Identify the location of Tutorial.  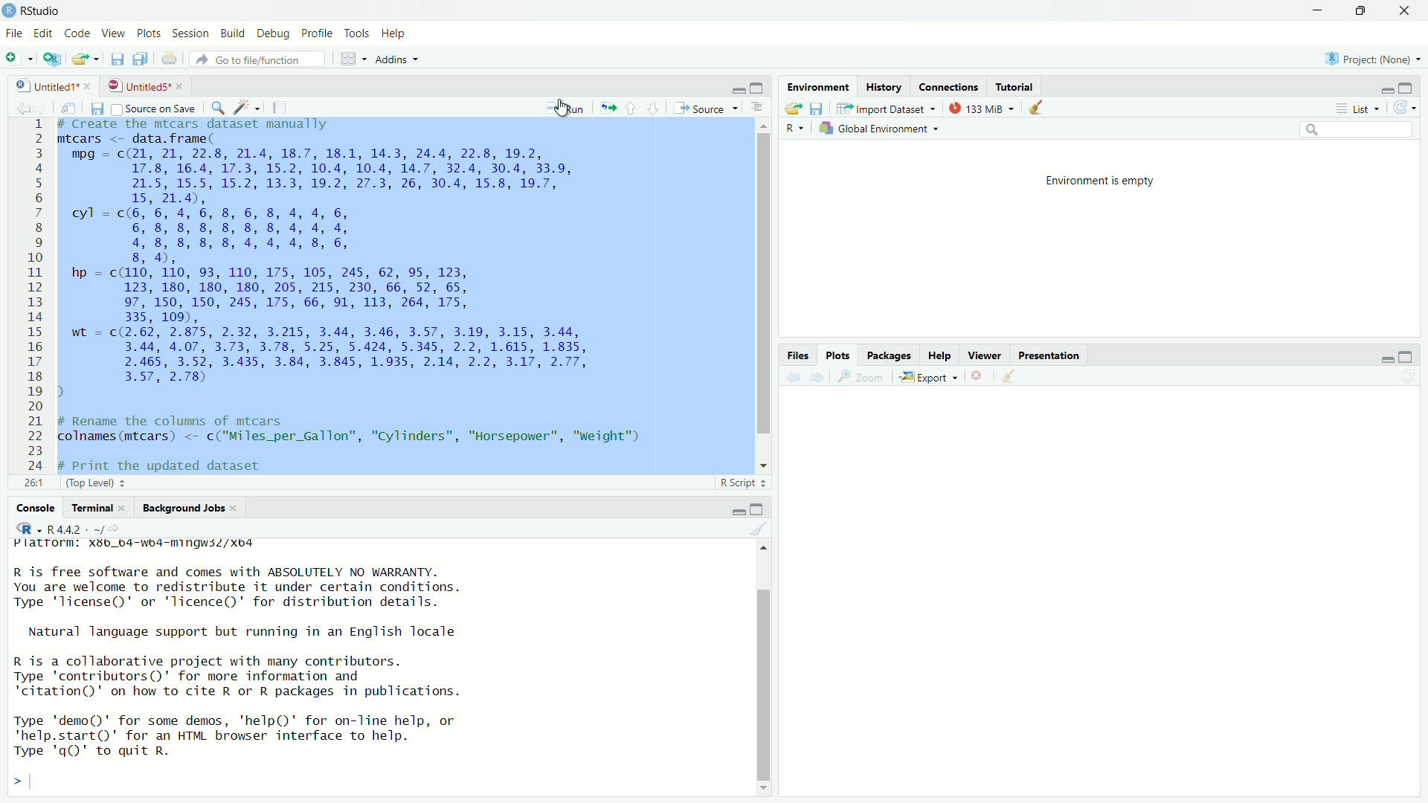
(1016, 87).